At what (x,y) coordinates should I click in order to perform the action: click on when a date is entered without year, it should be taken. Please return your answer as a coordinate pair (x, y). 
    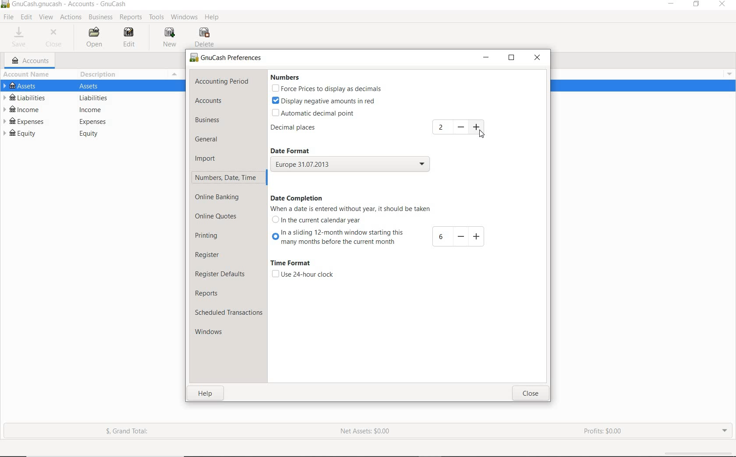
    Looking at the image, I should click on (350, 209).